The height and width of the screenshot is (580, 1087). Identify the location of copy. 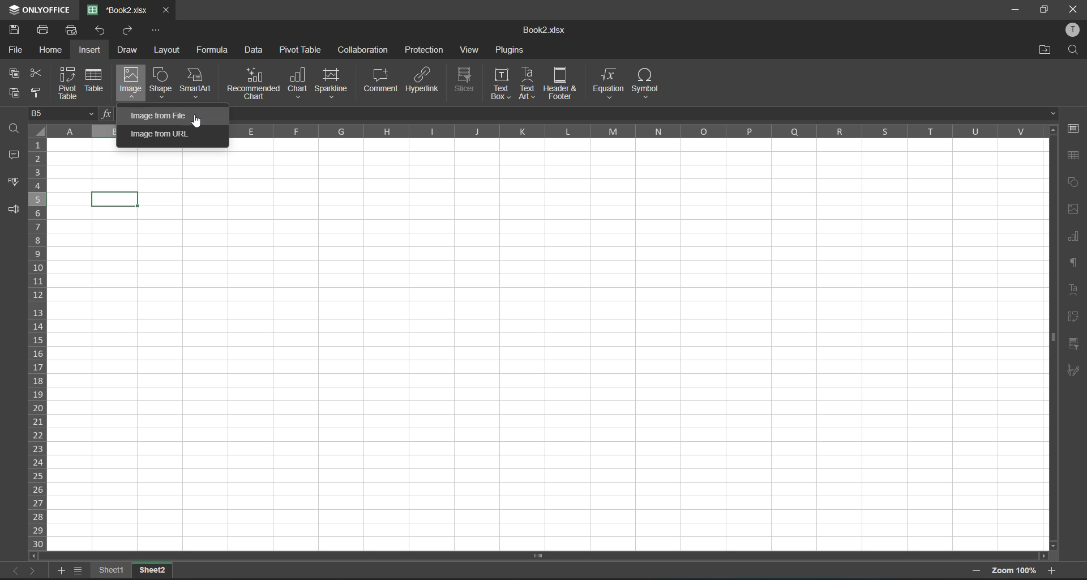
(15, 73).